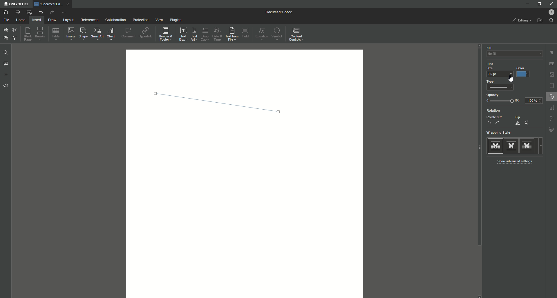 Image resolution: width=557 pixels, height=298 pixels. I want to click on Breaks, so click(41, 34).